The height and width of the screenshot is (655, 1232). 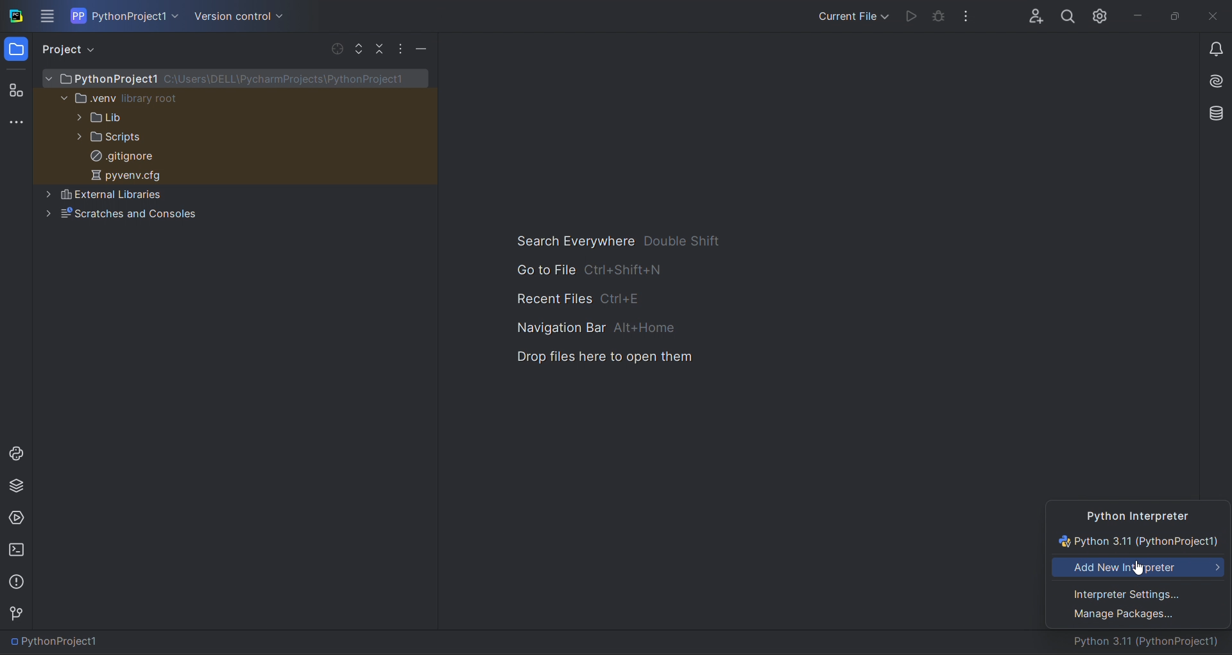 I want to click on search, so click(x=1067, y=14).